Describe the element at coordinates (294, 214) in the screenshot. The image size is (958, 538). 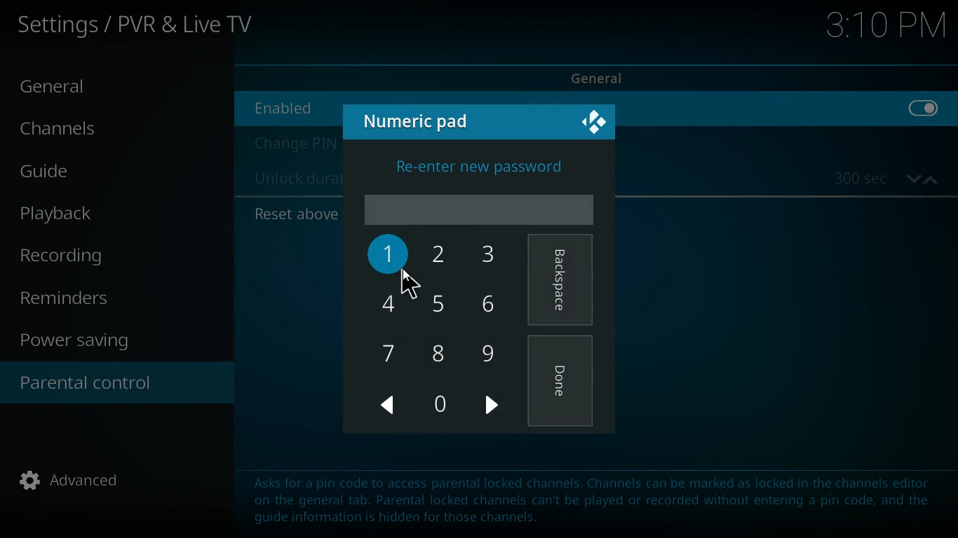
I see `reset` at that location.